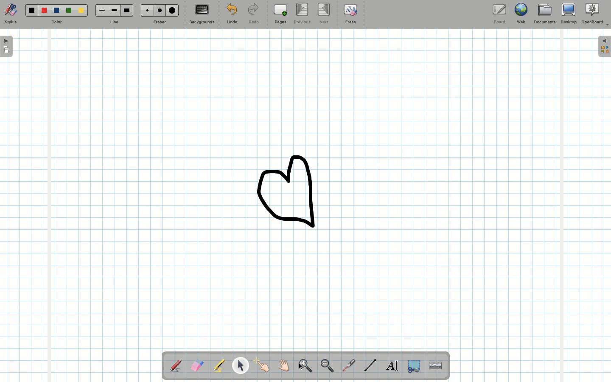  I want to click on Zoom out, so click(327, 366).